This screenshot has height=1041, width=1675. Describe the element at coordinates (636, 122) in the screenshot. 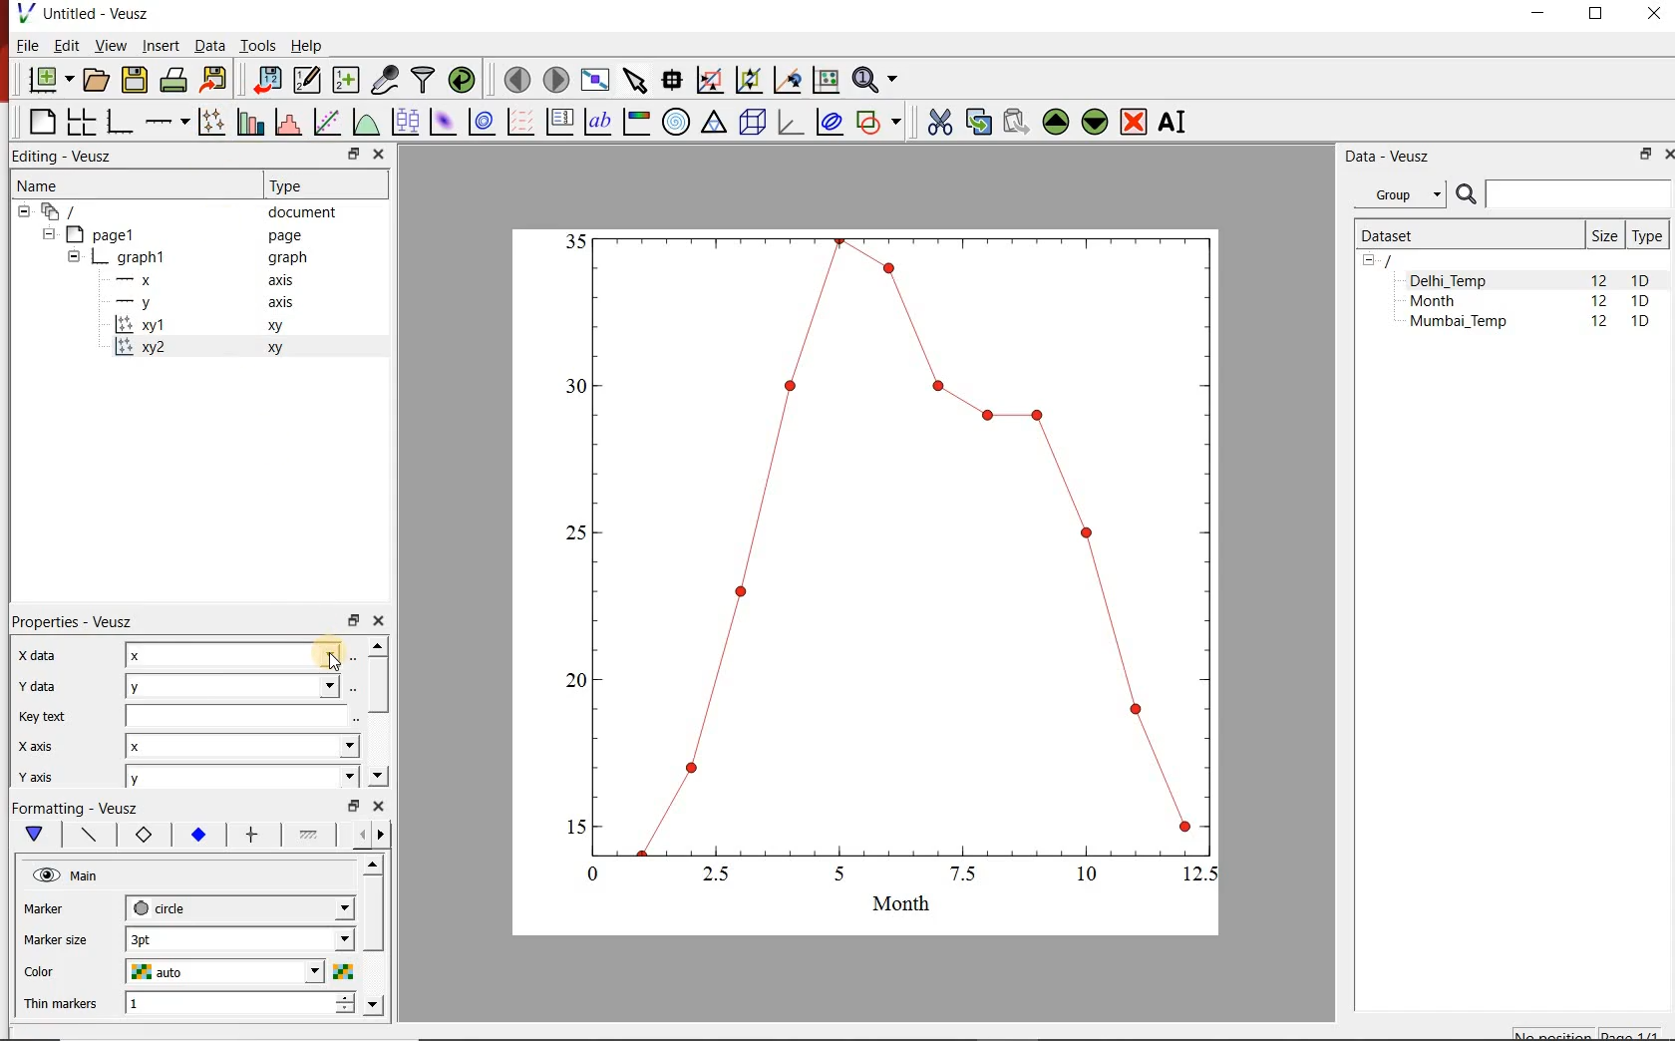

I see `image color bar` at that location.